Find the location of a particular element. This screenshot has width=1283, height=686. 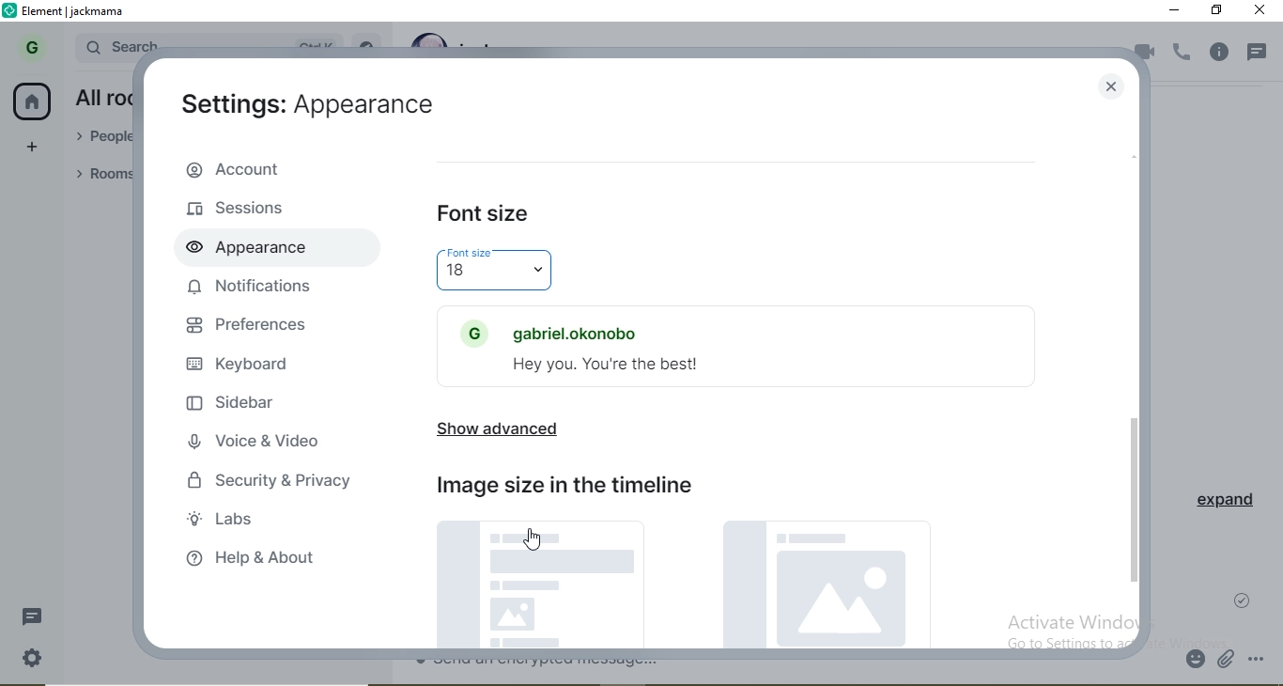

logo is located at coordinates (11, 11).